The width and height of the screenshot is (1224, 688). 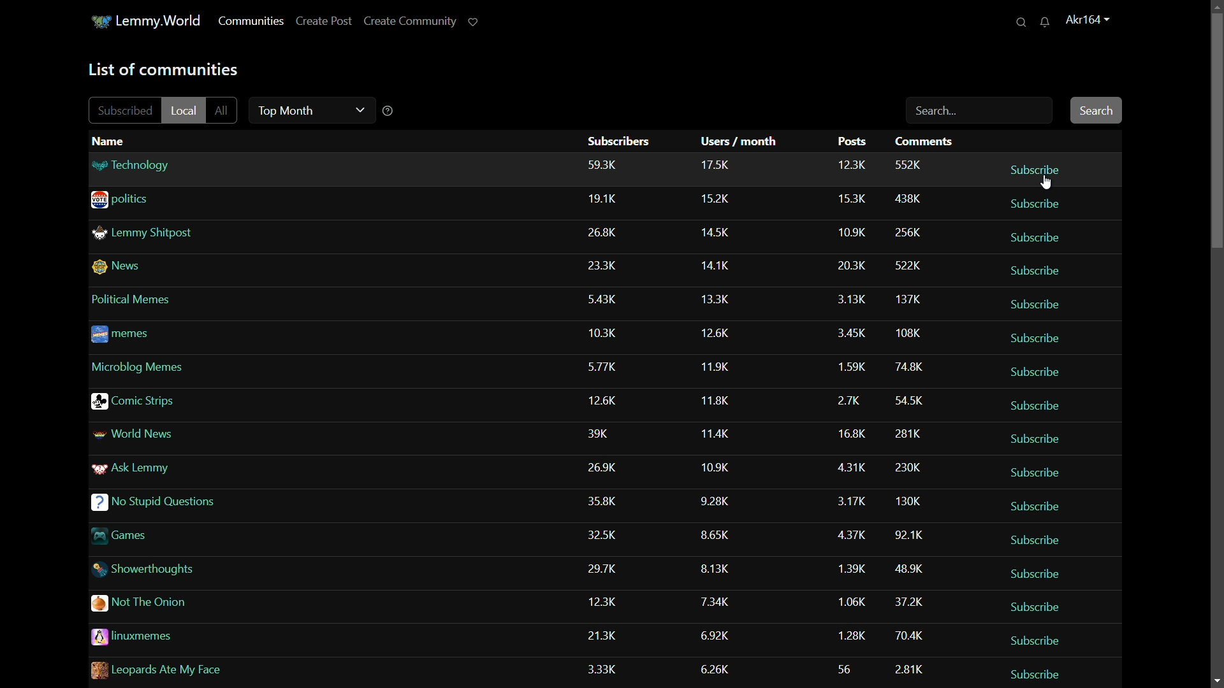 I want to click on comments, so click(x=912, y=569).